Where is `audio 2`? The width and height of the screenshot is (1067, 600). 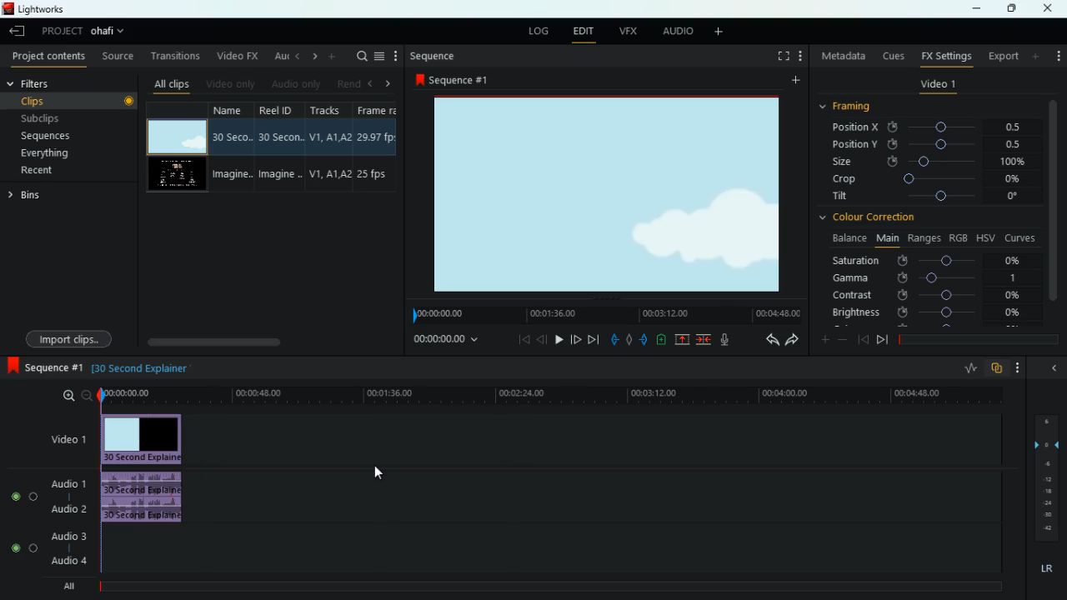
audio 2 is located at coordinates (65, 509).